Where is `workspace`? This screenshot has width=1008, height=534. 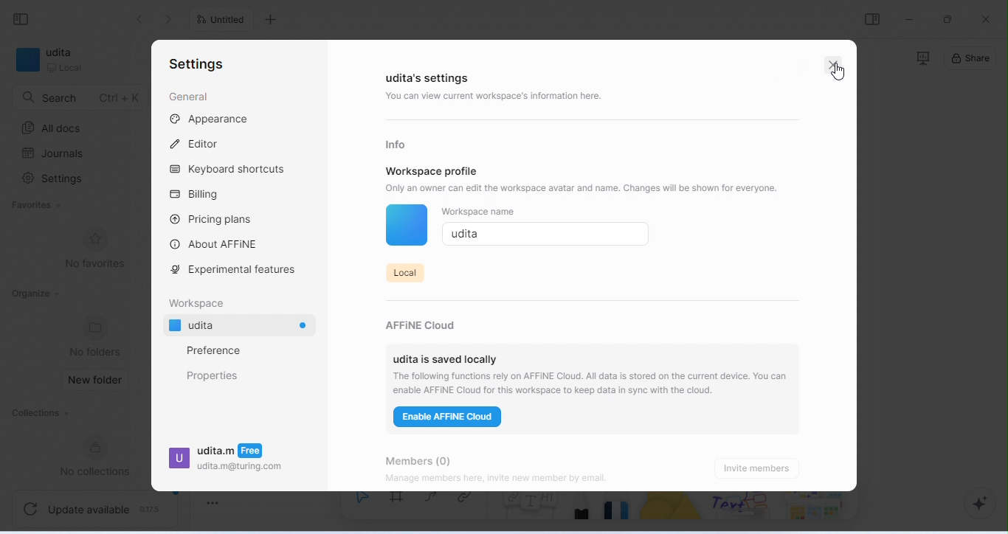
workspace is located at coordinates (200, 302).